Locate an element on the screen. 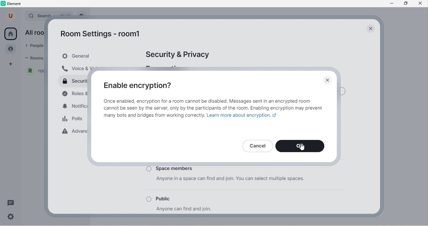 This screenshot has height=226, width=428. cursor movement is located at coordinates (302, 146).